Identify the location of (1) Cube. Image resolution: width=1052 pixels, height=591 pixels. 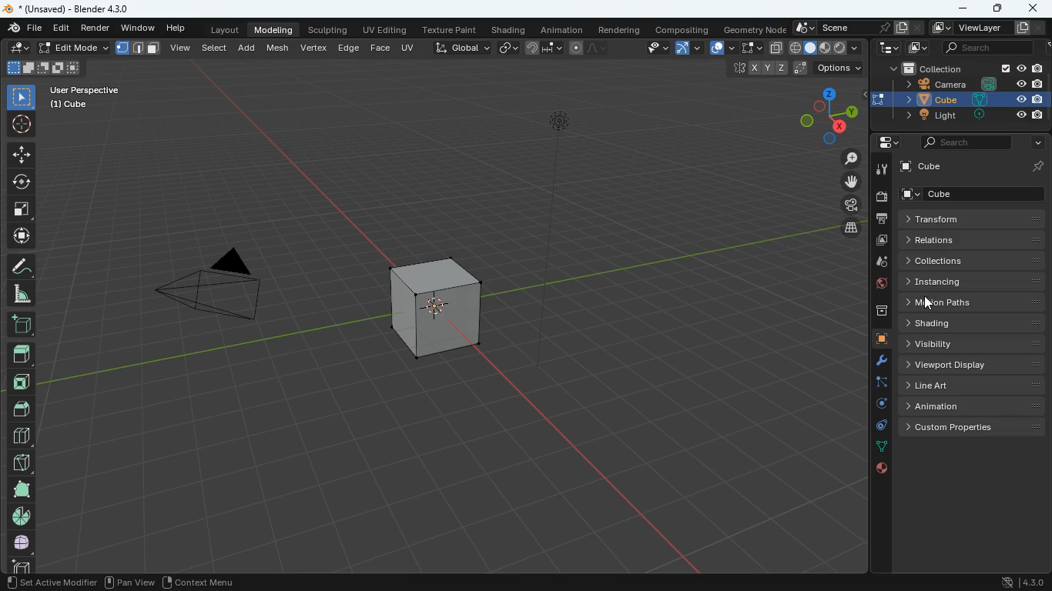
(65, 105).